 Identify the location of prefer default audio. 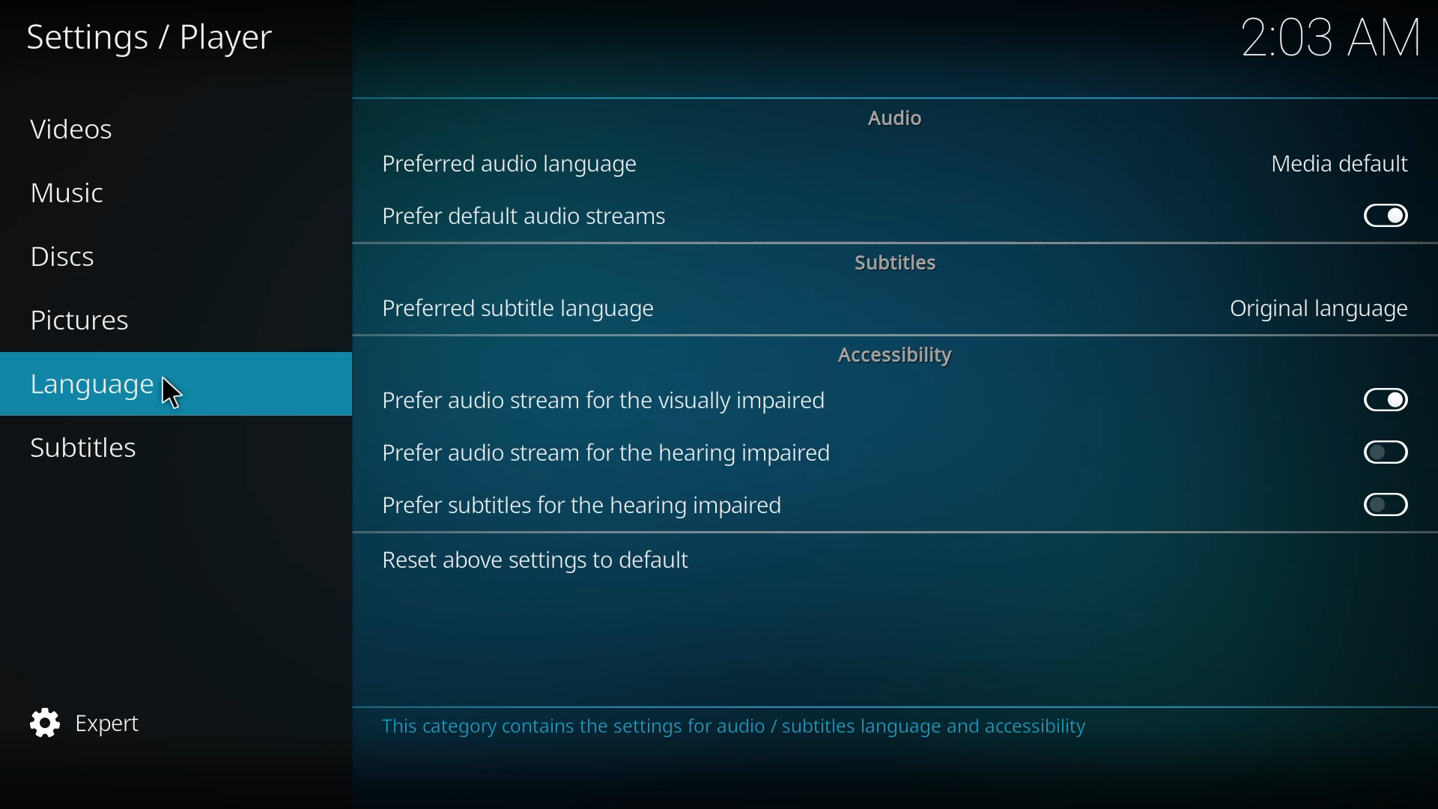
(523, 216).